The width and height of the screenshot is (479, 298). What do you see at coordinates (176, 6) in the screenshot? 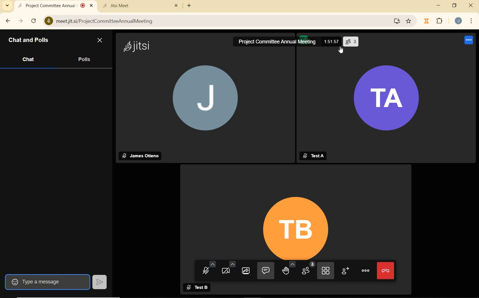
I see `close` at bounding box center [176, 6].